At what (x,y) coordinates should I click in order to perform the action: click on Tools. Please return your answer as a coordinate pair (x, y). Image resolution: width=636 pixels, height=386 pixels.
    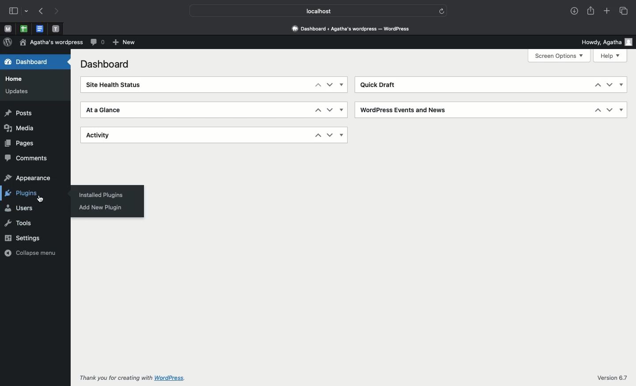
    Looking at the image, I should click on (22, 223).